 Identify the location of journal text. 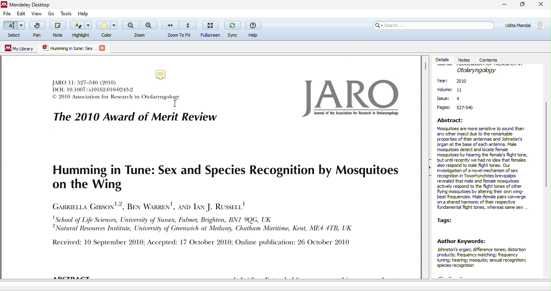
(221, 206).